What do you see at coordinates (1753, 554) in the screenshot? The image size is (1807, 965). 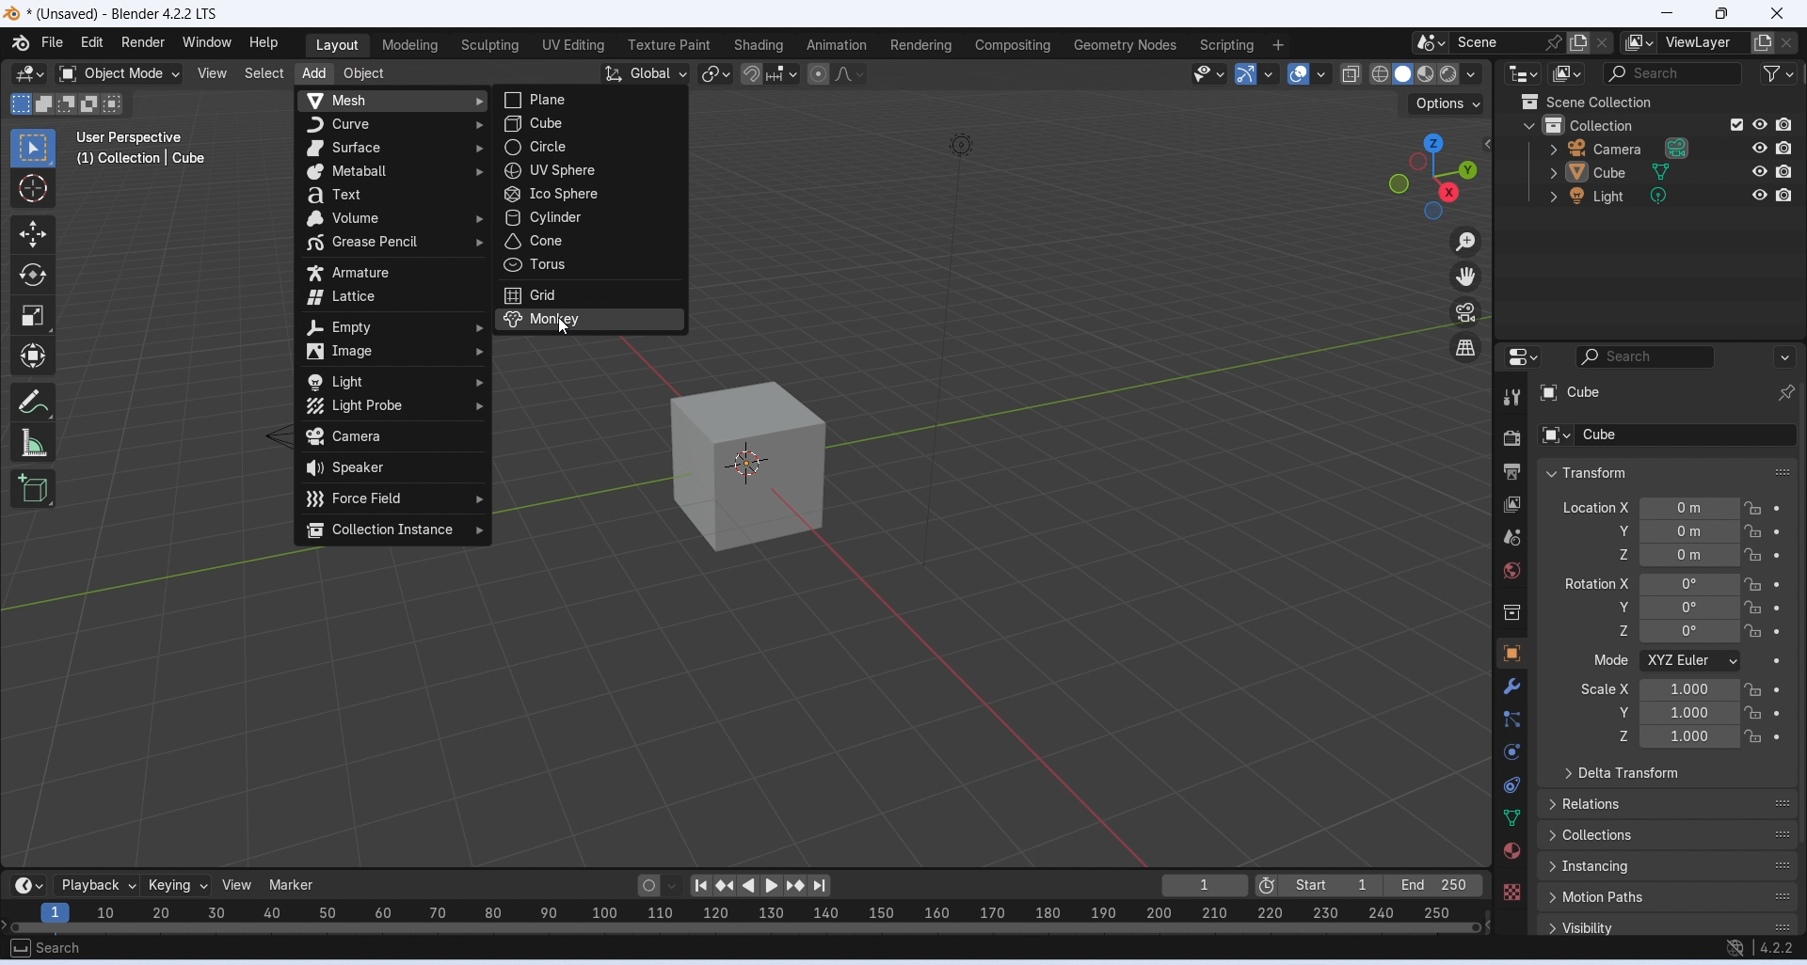 I see `lock location` at bounding box center [1753, 554].